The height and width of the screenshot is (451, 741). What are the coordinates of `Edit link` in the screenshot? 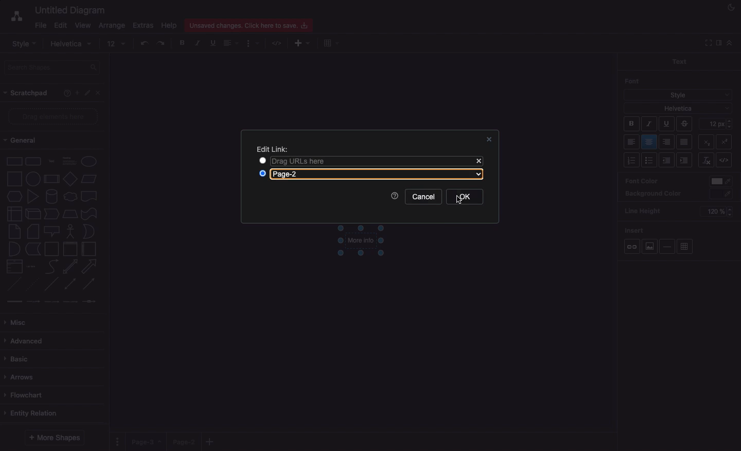 It's located at (273, 149).